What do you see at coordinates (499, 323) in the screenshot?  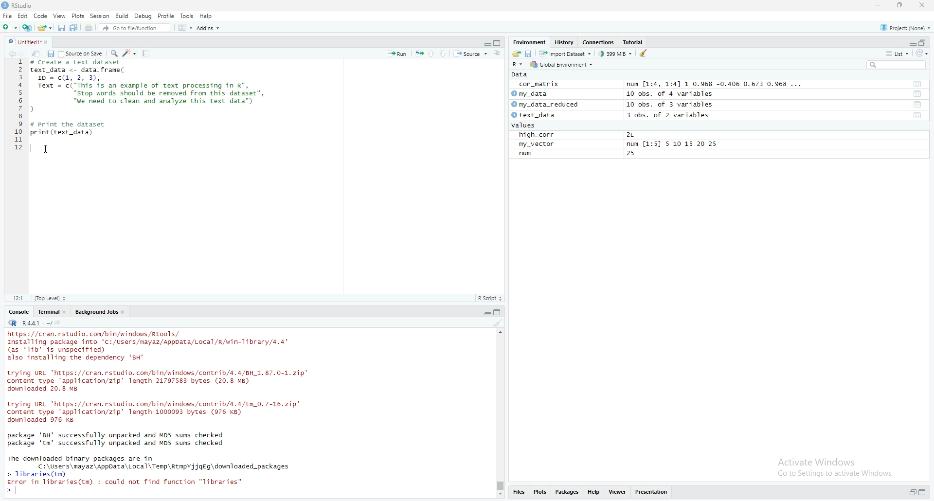 I see `clear console` at bounding box center [499, 323].